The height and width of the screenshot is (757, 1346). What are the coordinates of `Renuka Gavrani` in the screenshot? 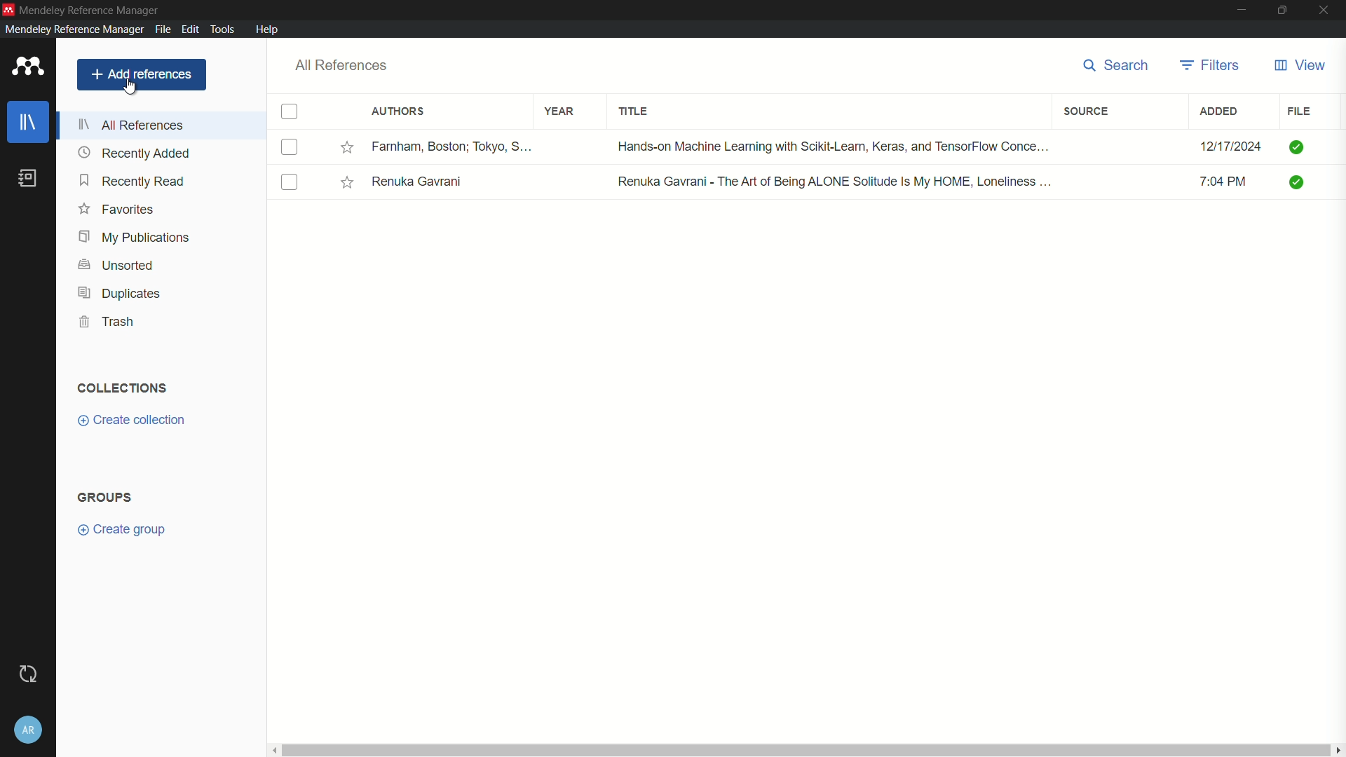 It's located at (420, 182).